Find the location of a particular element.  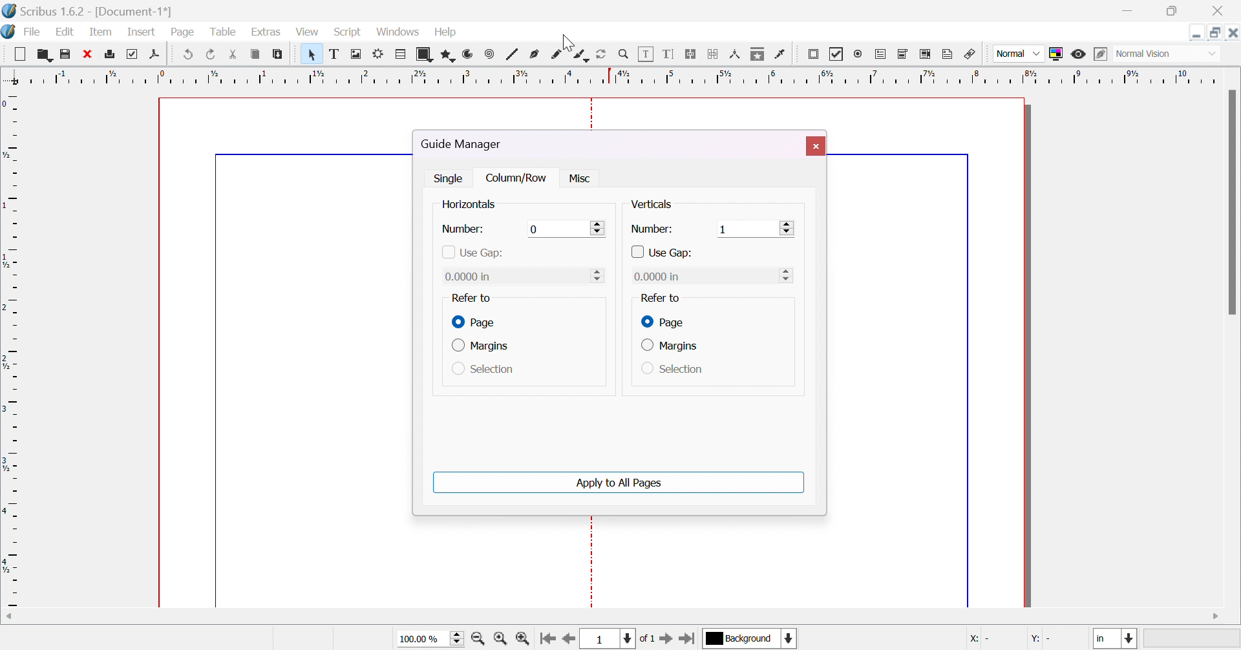

undo is located at coordinates (191, 52).